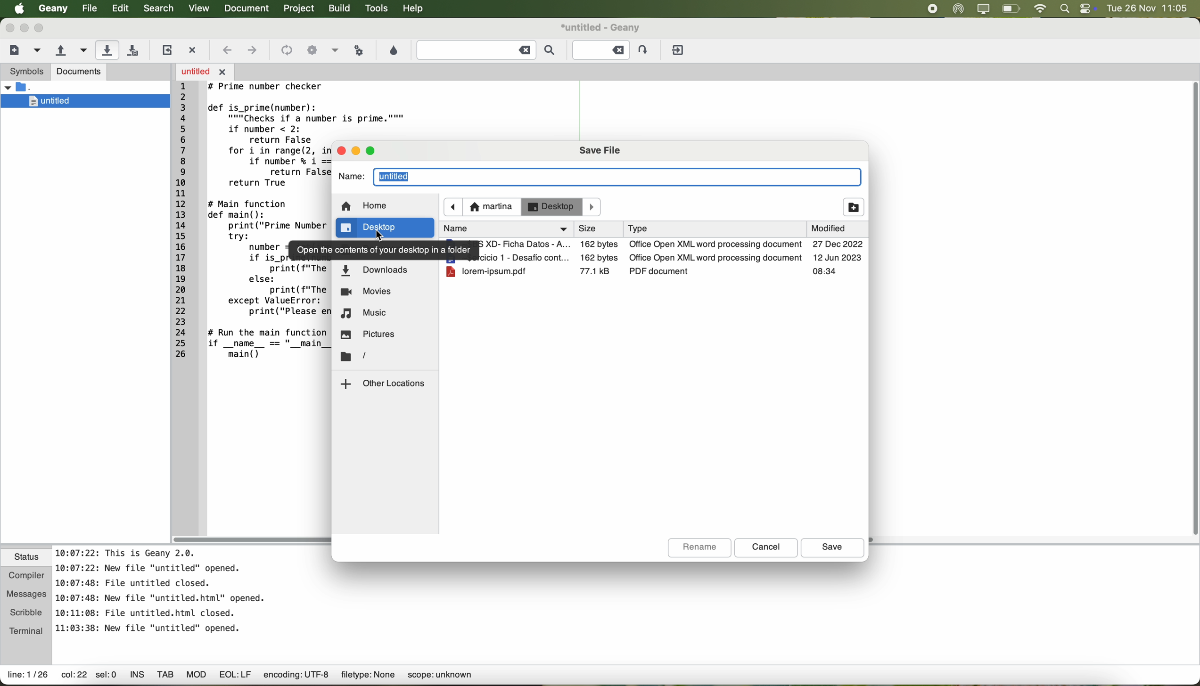  Describe the element at coordinates (854, 207) in the screenshot. I see `add folder` at that location.